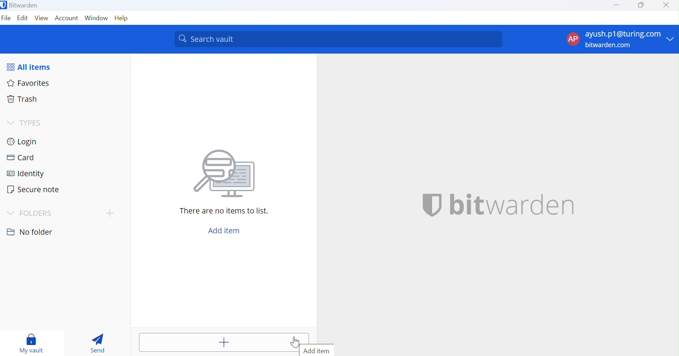 Image resolution: width=679 pixels, height=356 pixels. Describe the element at coordinates (11, 213) in the screenshot. I see `Drop Down` at that location.